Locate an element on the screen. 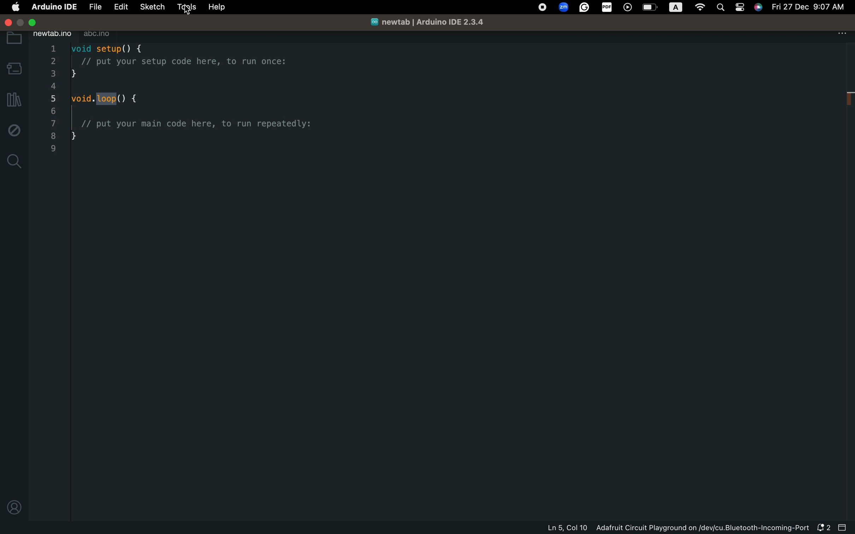 The height and width of the screenshot is (534, 855). code is located at coordinates (195, 105).